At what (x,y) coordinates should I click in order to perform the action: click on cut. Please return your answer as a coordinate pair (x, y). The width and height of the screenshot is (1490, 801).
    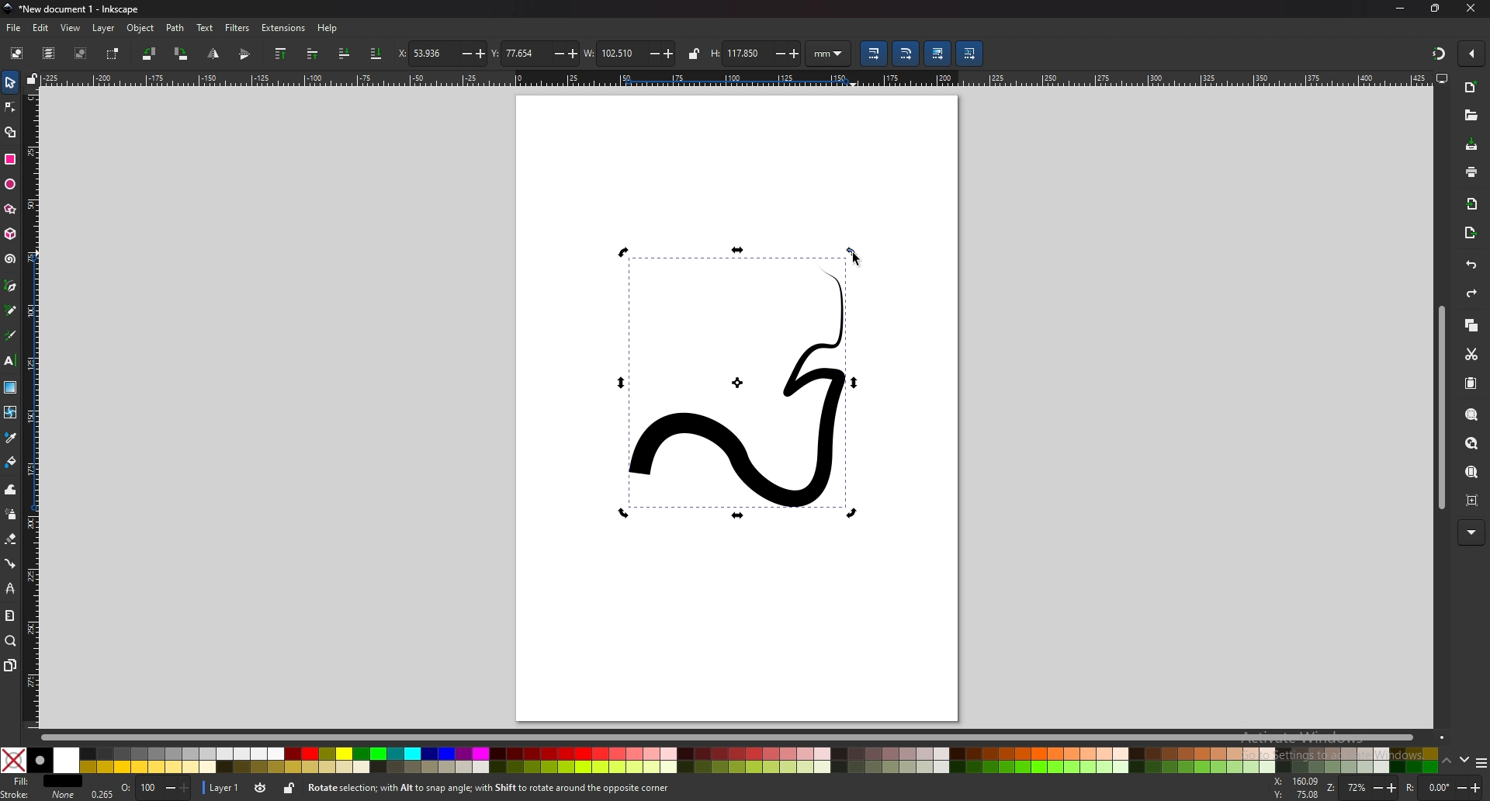
    Looking at the image, I should click on (1471, 355).